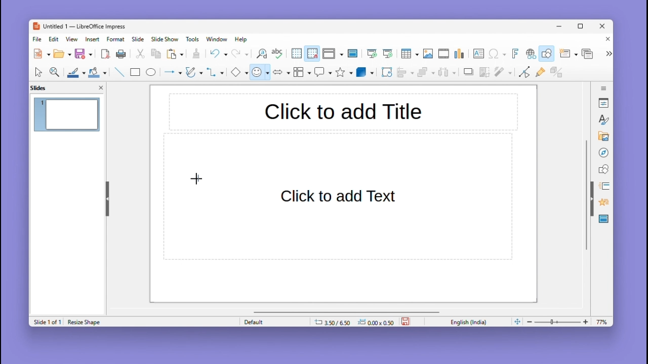 The height and width of the screenshot is (364, 648). What do you see at coordinates (194, 39) in the screenshot?
I see `Tools` at bounding box center [194, 39].